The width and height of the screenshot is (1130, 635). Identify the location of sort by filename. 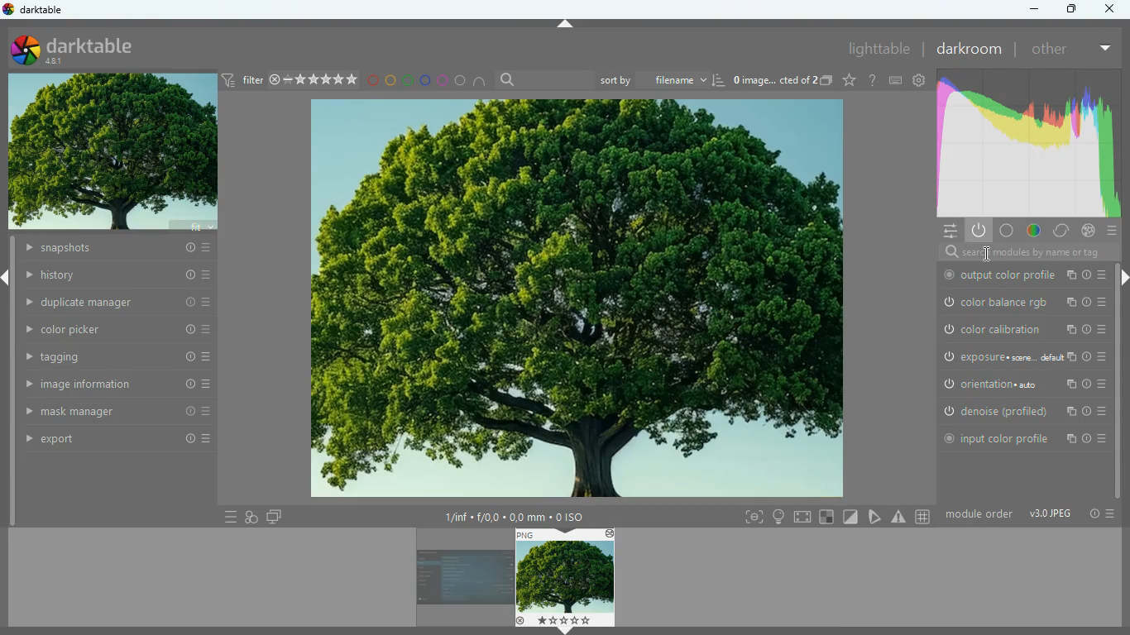
(663, 81).